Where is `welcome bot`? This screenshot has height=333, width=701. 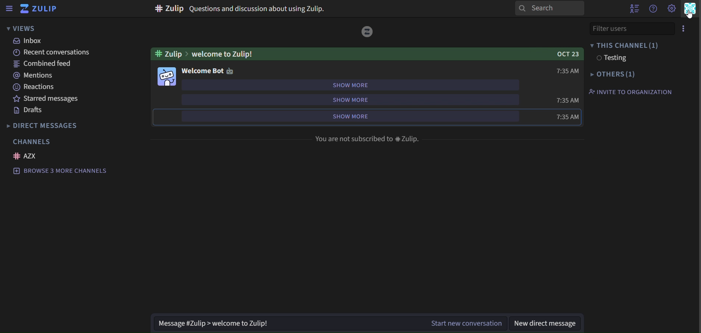
welcome bot is located at coordinates (208, 71).